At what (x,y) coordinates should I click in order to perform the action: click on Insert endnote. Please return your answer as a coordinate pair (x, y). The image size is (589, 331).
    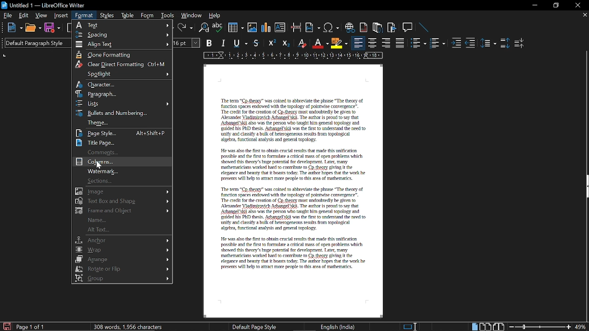
    Looking at the image, I should click on (364, 27).